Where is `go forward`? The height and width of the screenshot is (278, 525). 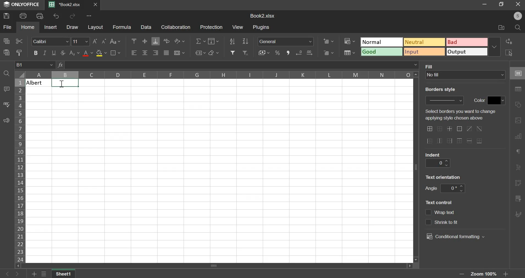
go forward is located at coordinates (20, 274).